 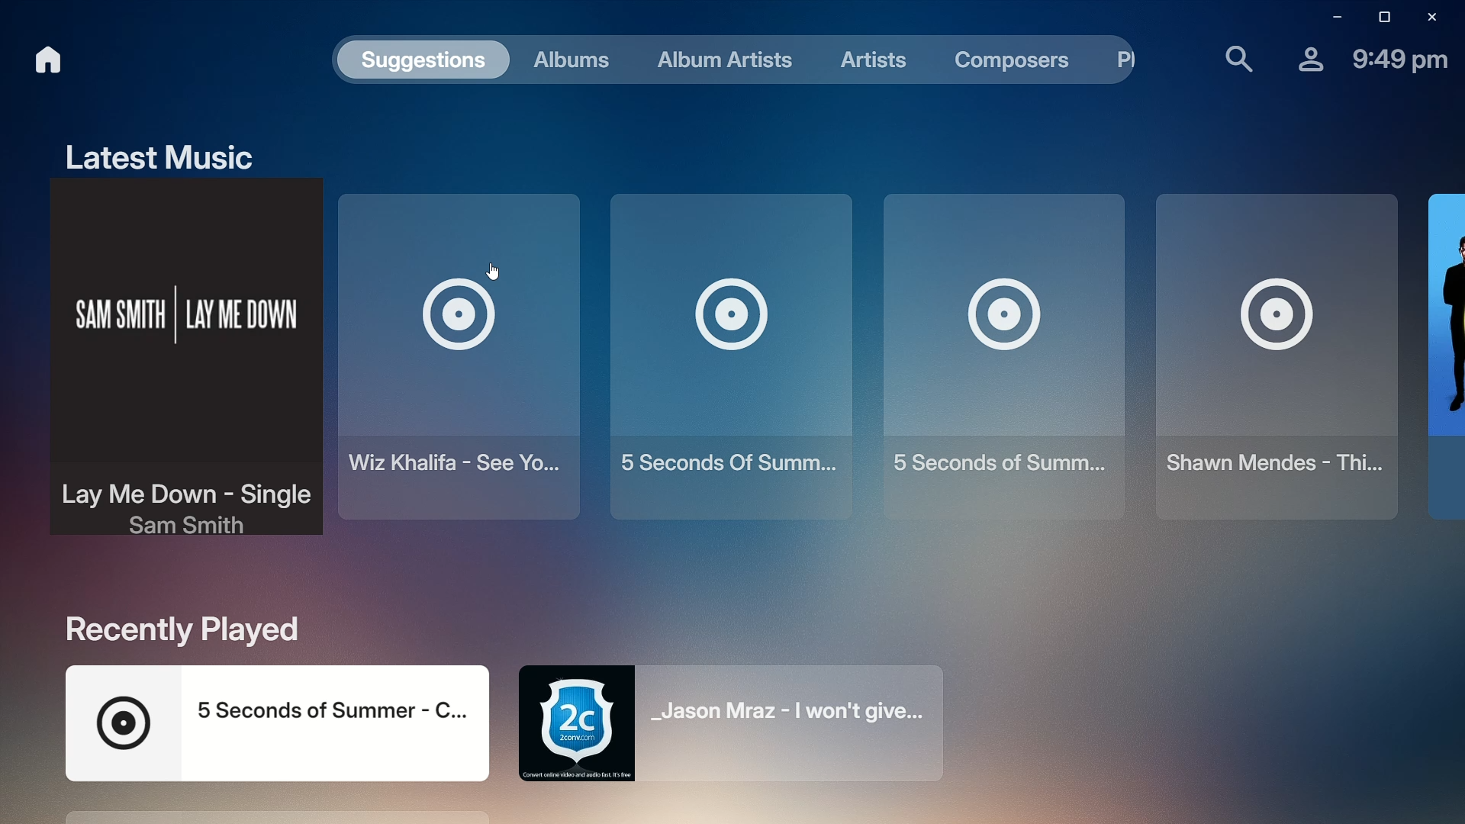 What do you see at coordinates (1000, 63) in the screenshot?
I see `Composers` at bounding box center [1000, 63].